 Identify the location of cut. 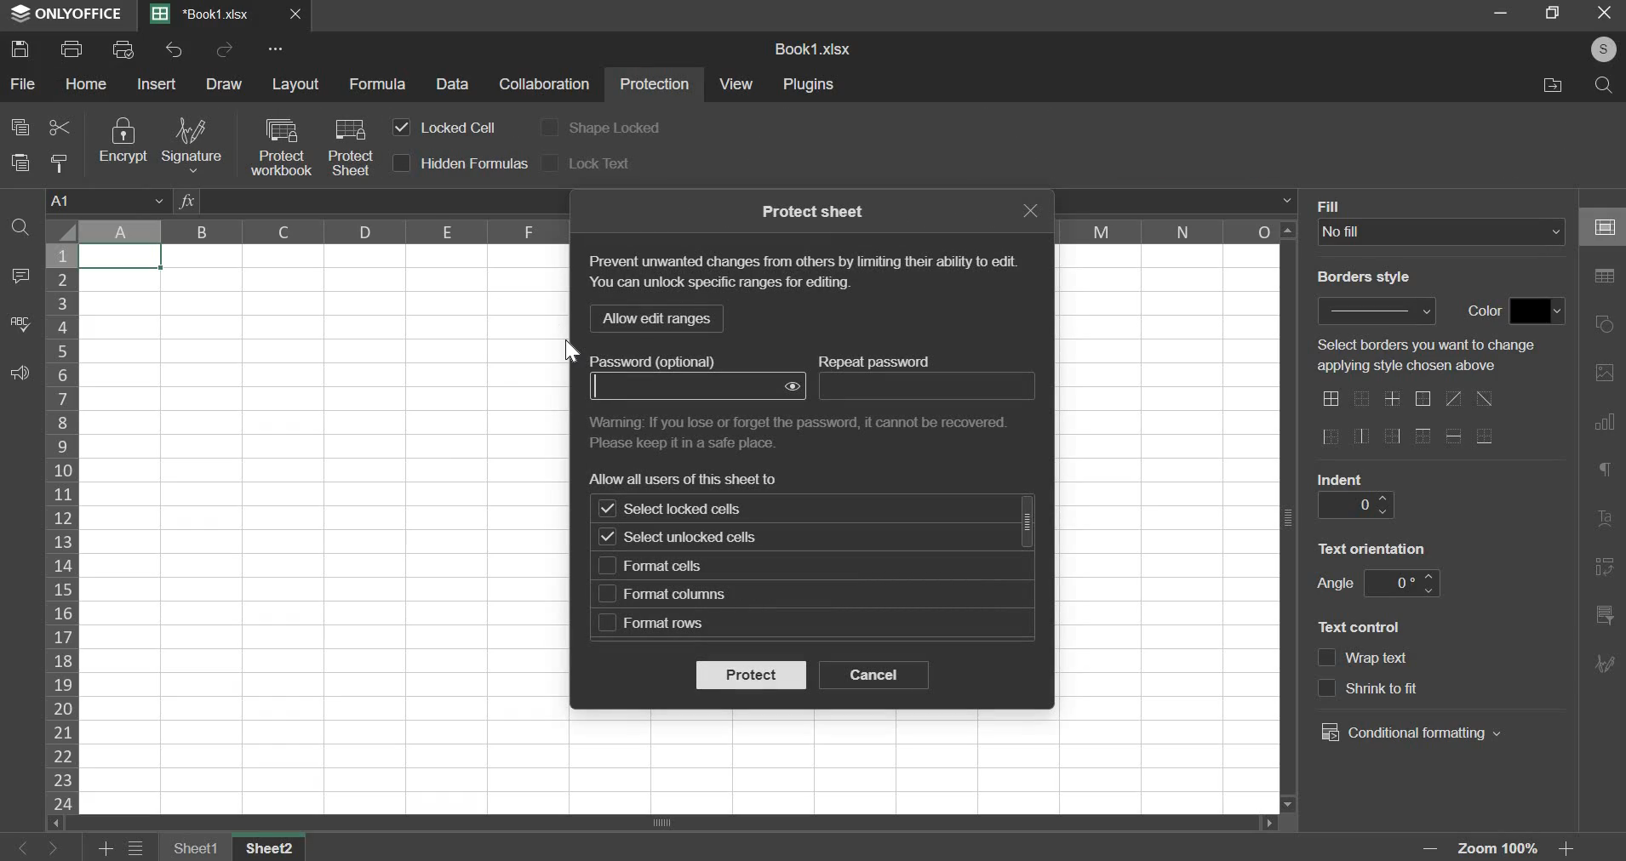
(59, 125).